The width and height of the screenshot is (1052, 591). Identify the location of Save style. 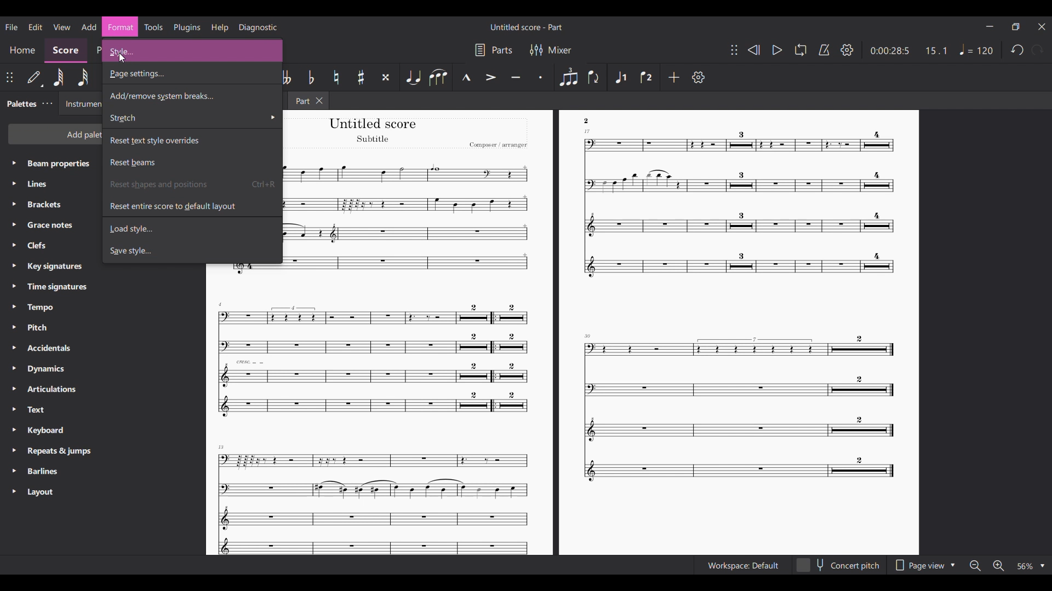
(192, 251).